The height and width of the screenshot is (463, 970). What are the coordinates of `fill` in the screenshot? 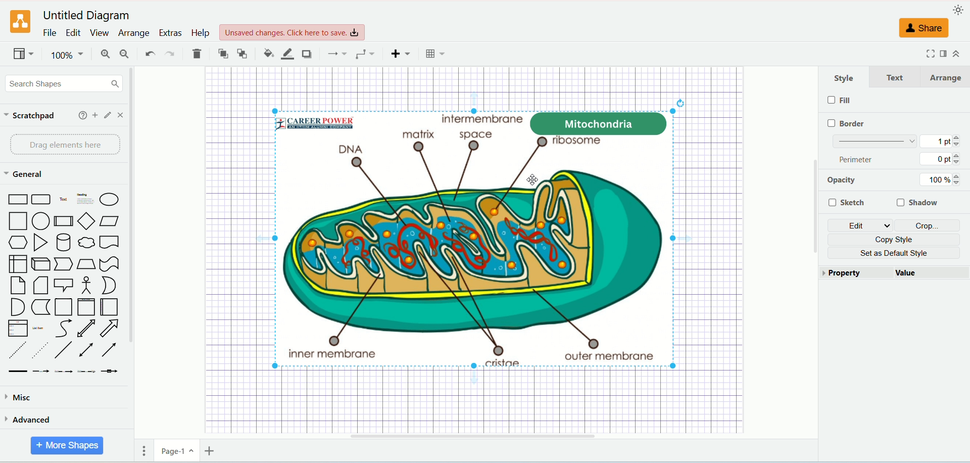 It's located at (841, 101).